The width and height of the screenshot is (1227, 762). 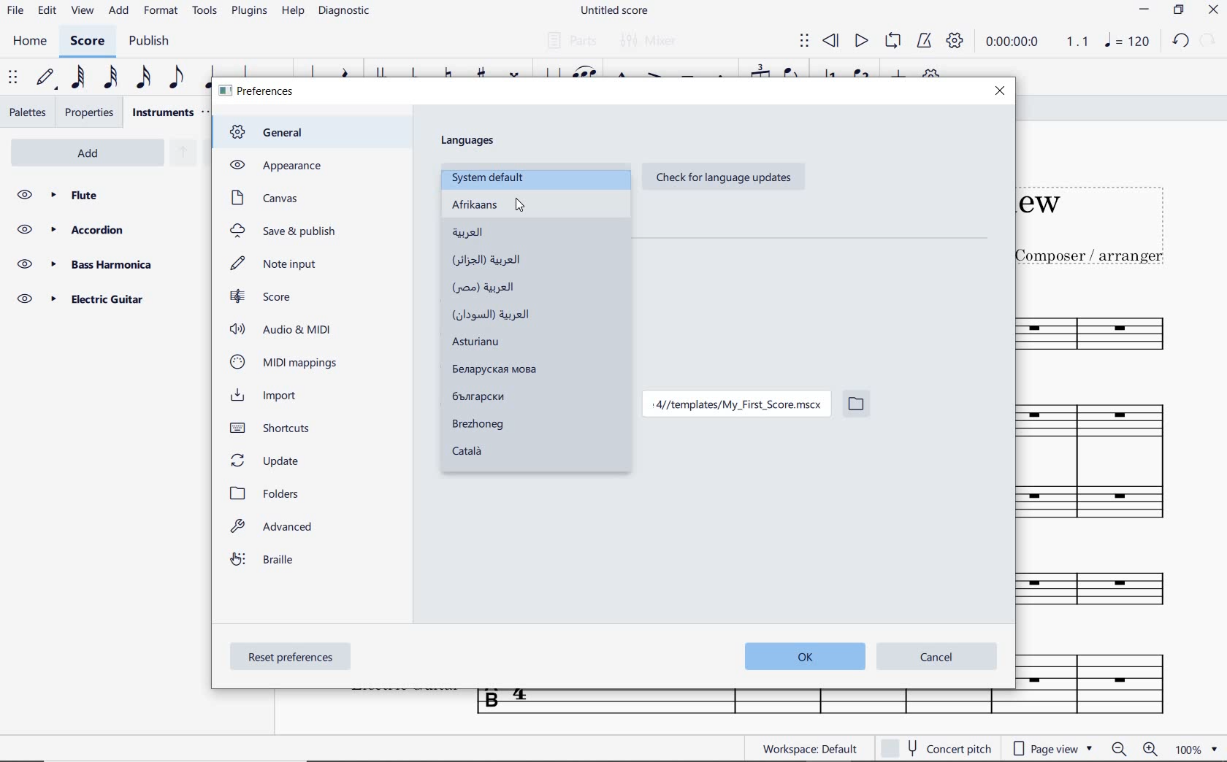 I want to click on brezhoneg, so click(x=477, y=425).